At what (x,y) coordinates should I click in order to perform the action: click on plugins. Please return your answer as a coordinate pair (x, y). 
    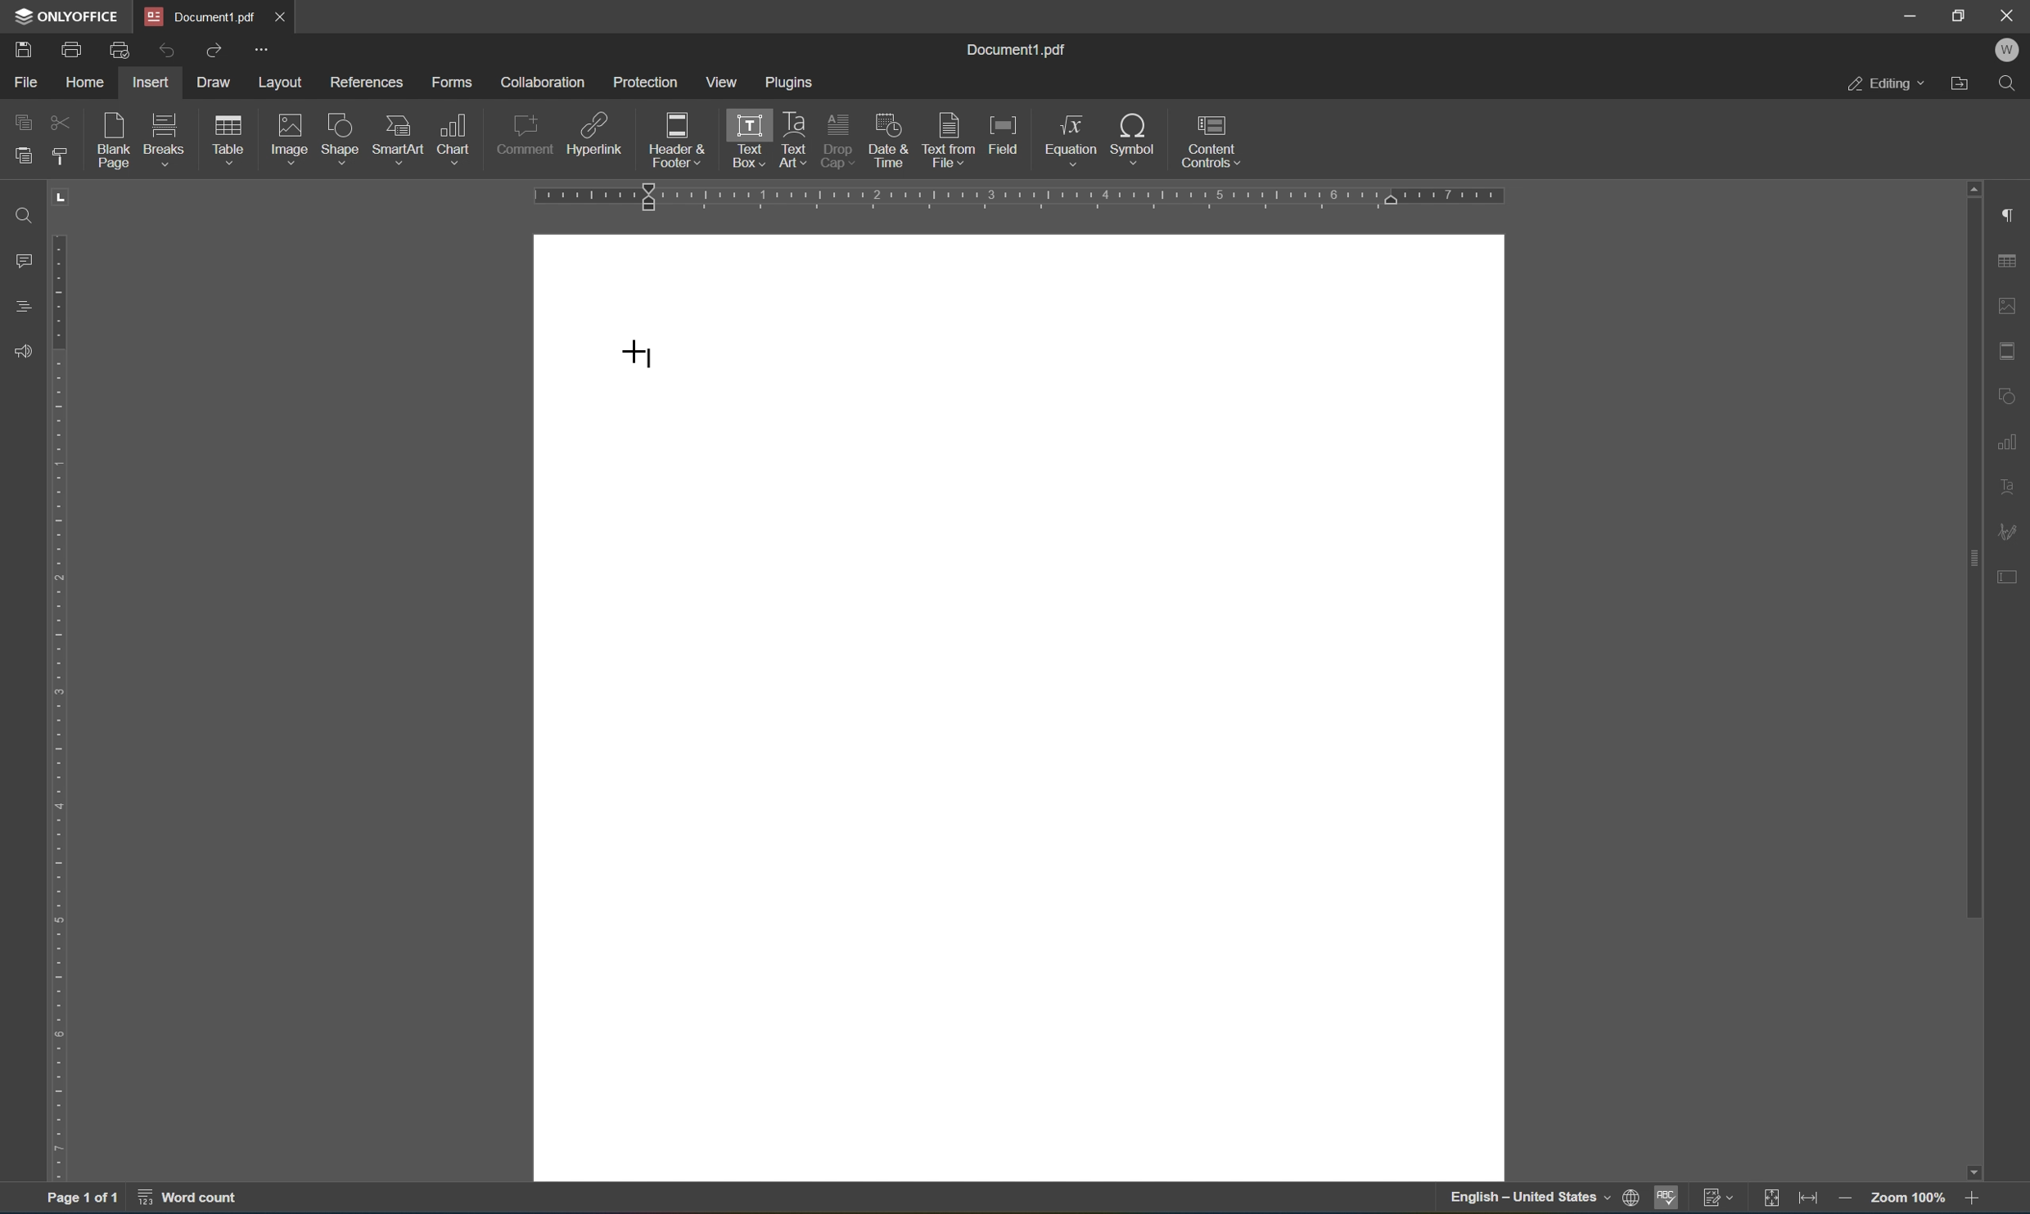
    Looking at the image, I should click on (792, 84).